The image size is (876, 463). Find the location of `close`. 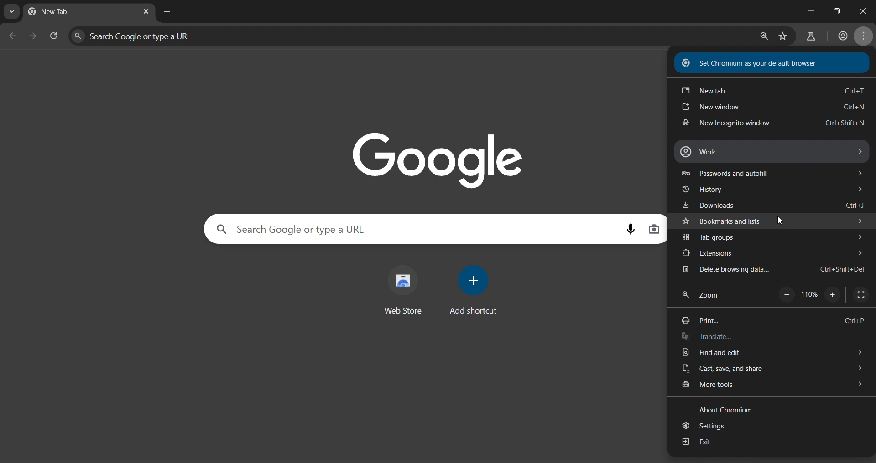

close is located at coordinates (862, 10).